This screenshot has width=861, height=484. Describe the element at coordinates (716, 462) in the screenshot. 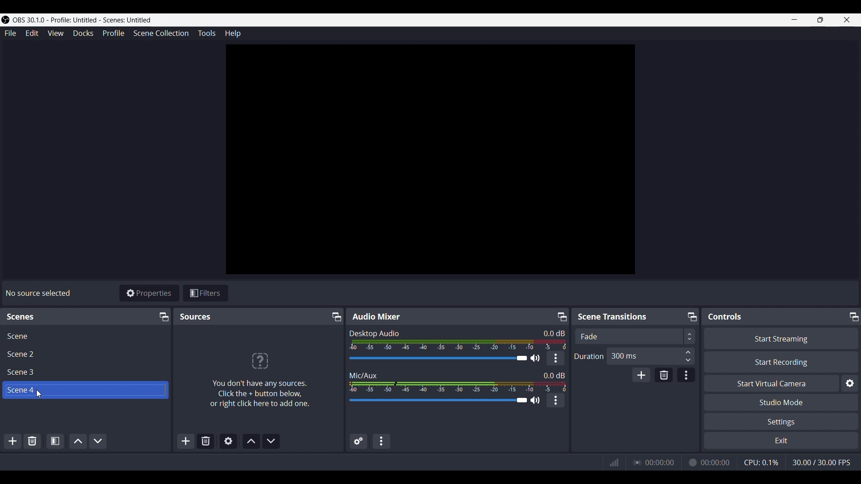

I see `Recording Timer` at that location.